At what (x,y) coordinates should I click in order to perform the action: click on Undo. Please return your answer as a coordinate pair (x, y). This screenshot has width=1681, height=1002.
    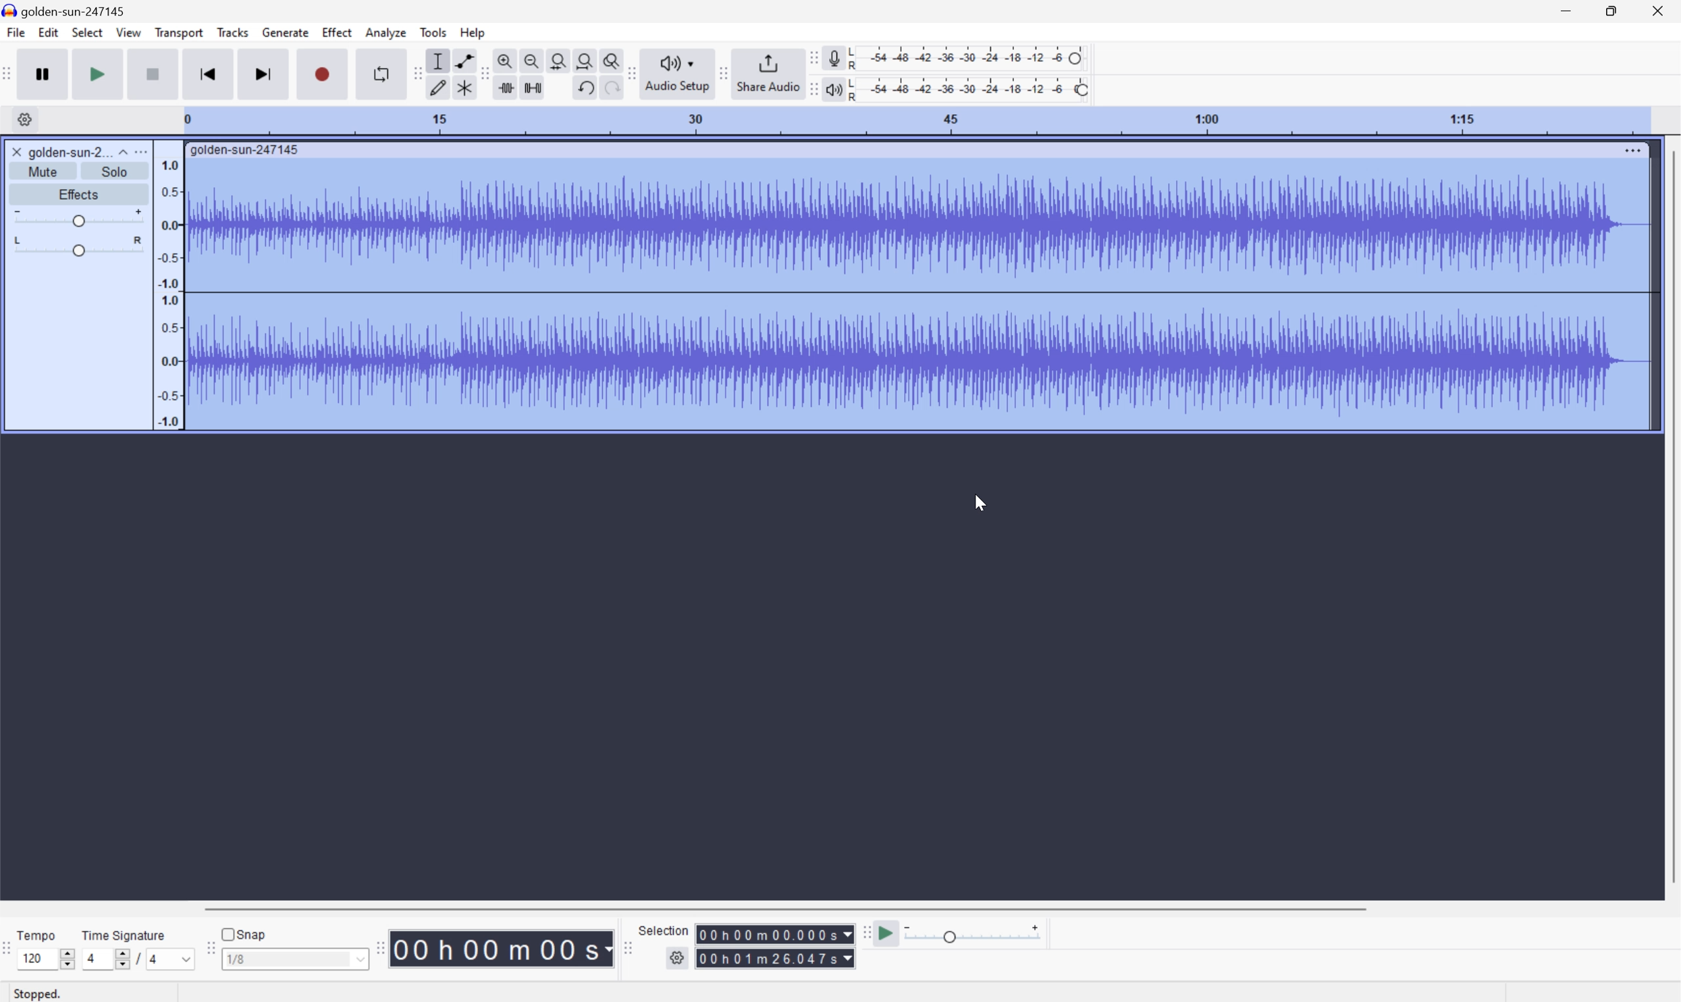
    Looking at the image, I should click on (587, 87).